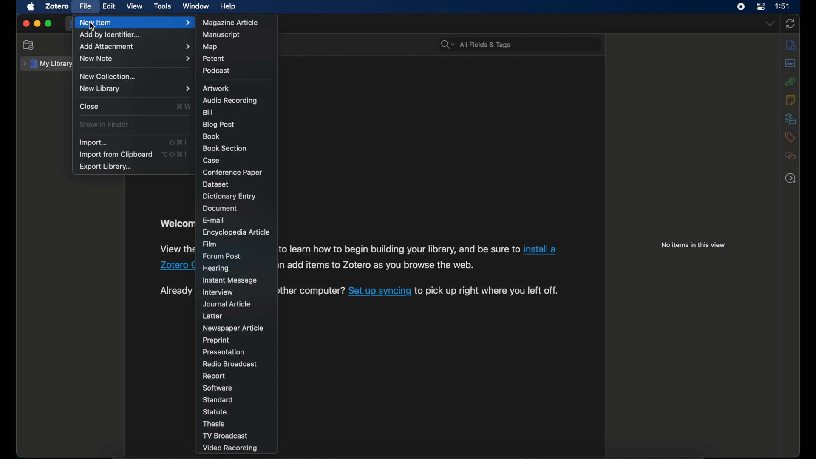 The height and width of the screenshot is (459, 816). Describe the element at coordinates (229, 7) in the screenshot. I see `help` at that location.